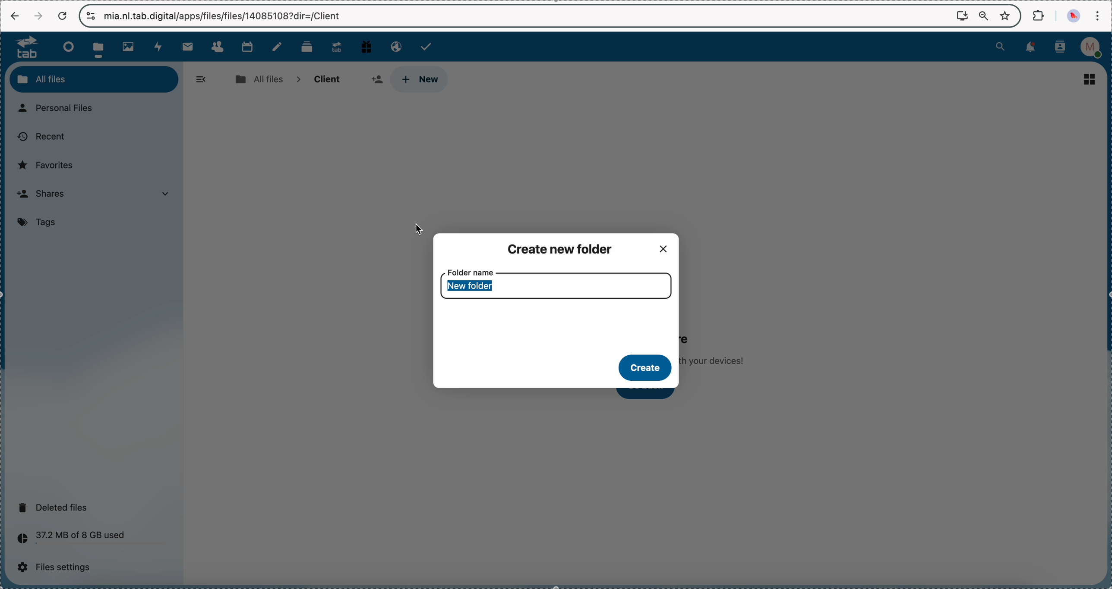 Image resolution: width=1112 pixels, height=589 pixels. I want to click on share, so click(376, 79).